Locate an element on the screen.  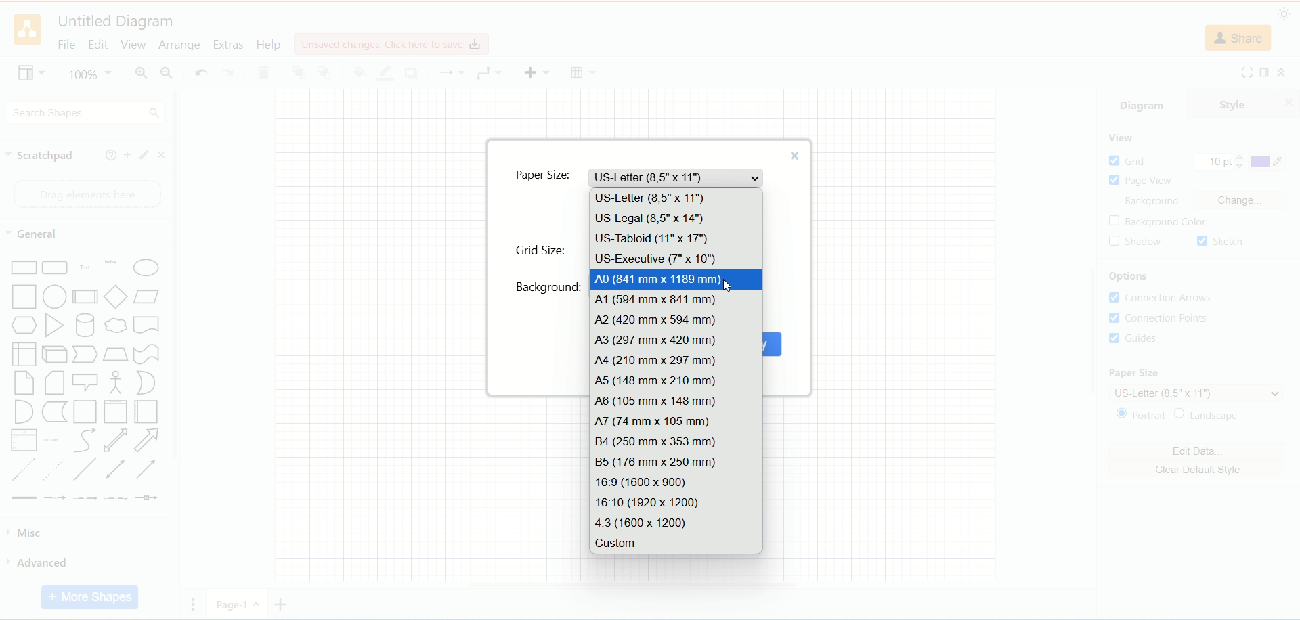
US-Letter is located at coordinates (675, 197).